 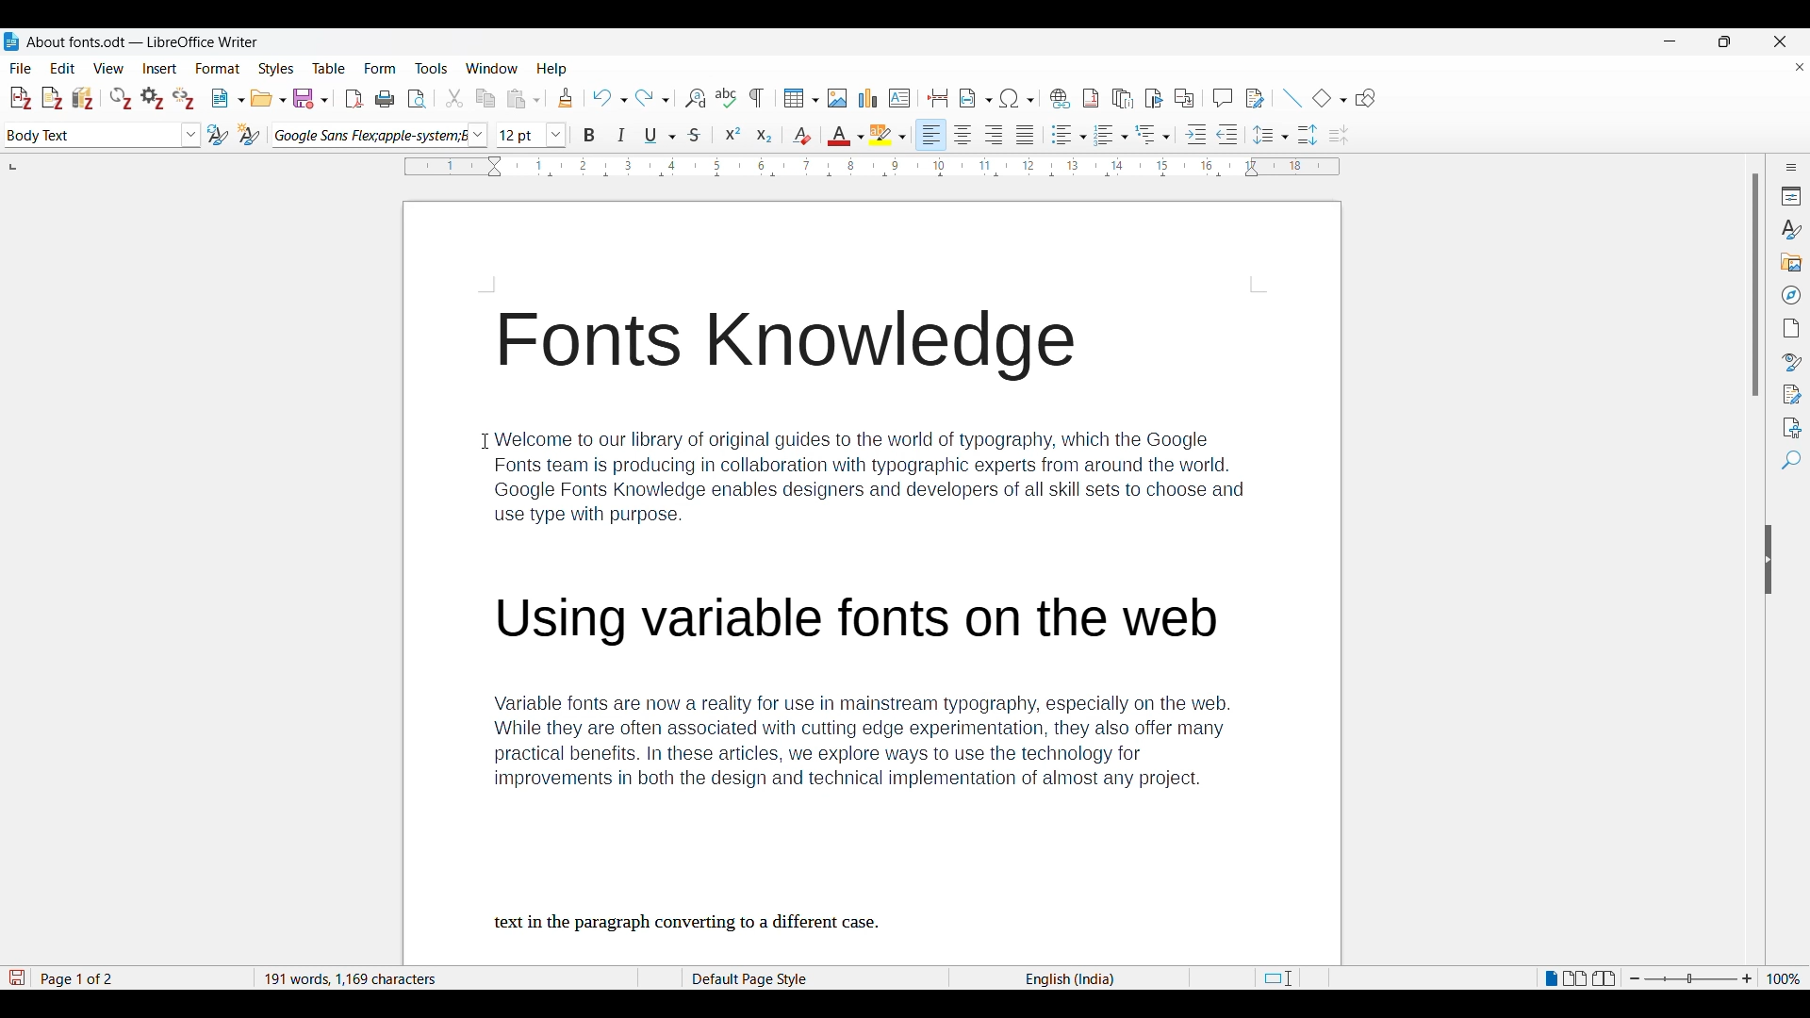 I want to click on Tools menu, so click(x=431, y=68).